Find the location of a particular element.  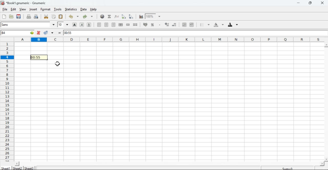

*Book1.gnumeric - Gnumeric is located at coordinates (27, 3).